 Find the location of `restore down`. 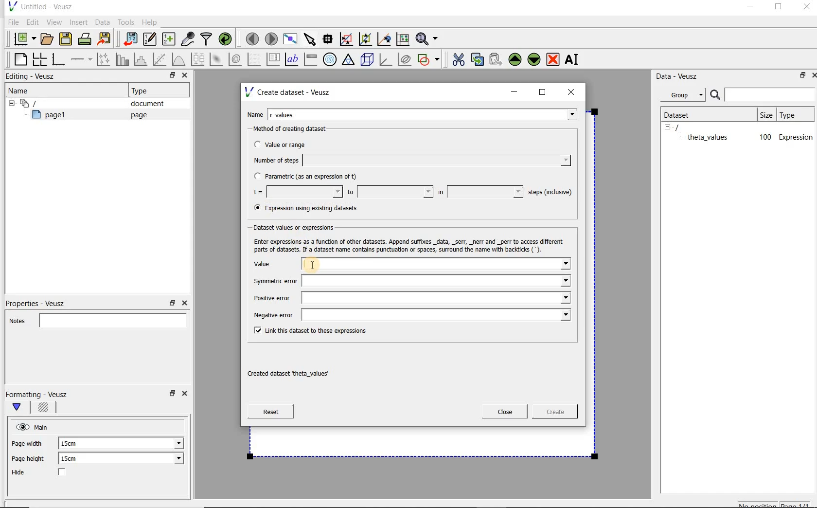

restore down is located at coordinates (171, 396).